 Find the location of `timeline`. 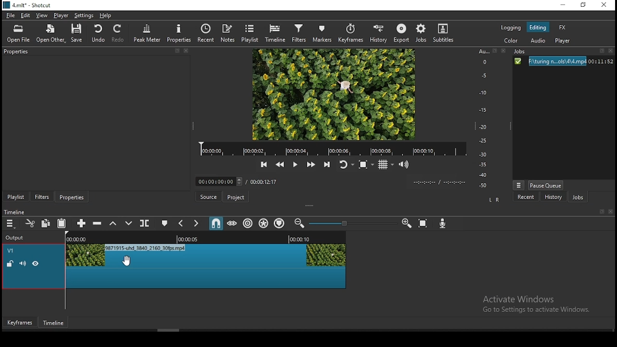

timeline is located at coordinates (54, 323).